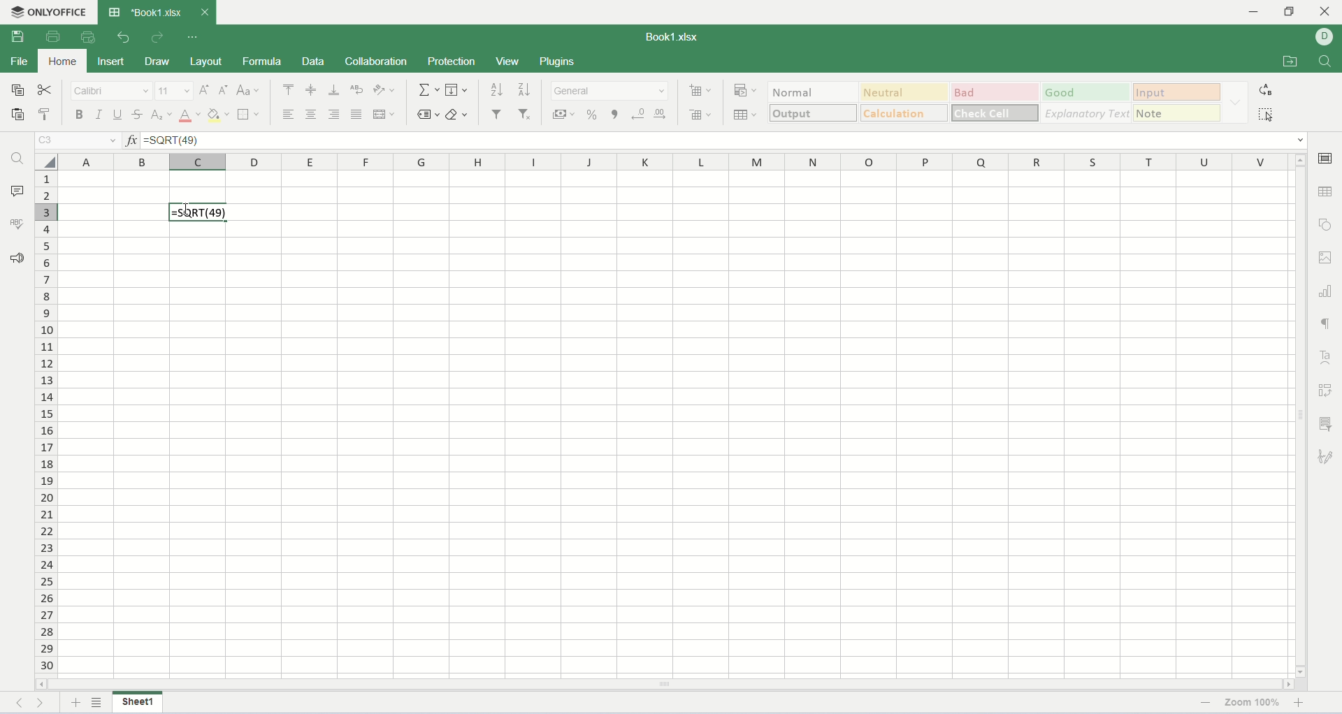 The width and height of the screenshot is (1342, 714). What do you see at coordinates (311, 114) in the screenshot?
I see `align center` at bounding box center [311, 114].